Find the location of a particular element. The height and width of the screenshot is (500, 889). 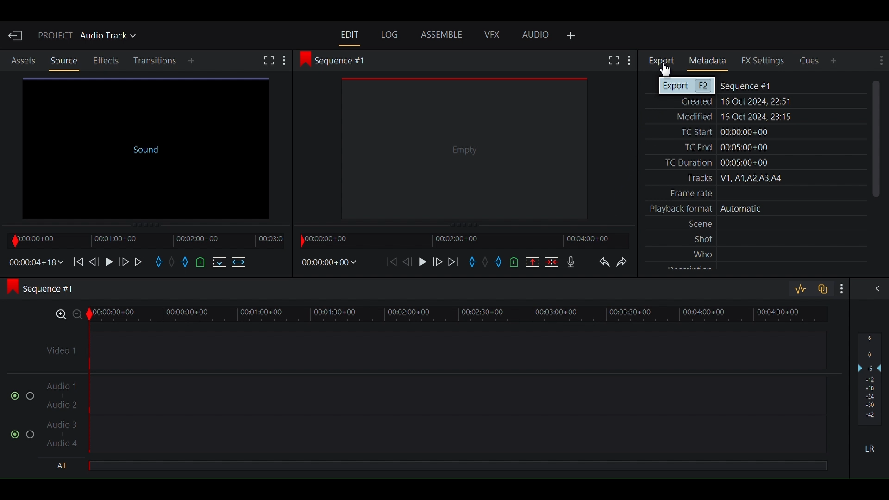

Project Audio Track is located at coordinates (88, 37).